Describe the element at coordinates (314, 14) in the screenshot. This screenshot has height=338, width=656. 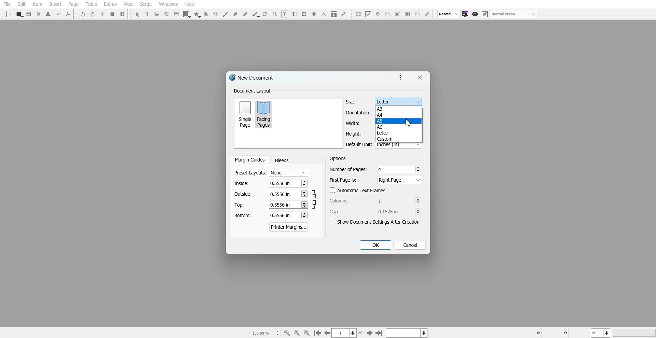
I see `Unlink Text Frame` at that location.